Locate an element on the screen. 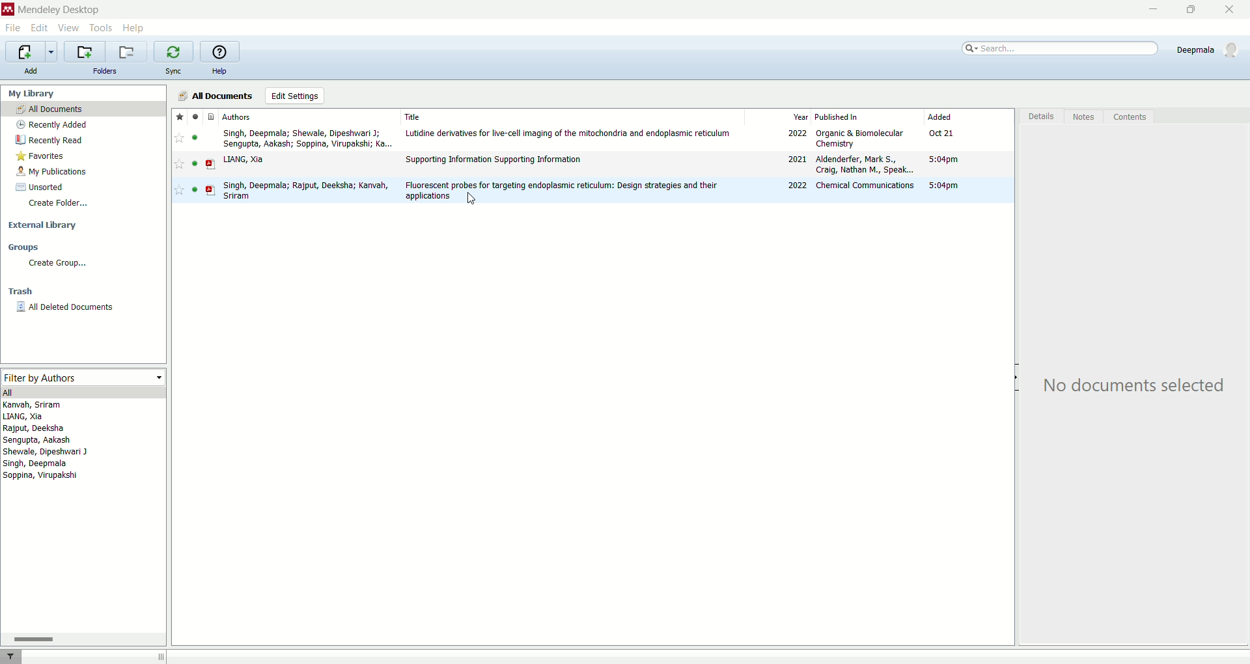 Image resolution: width=1250 pixels, height=664 pixels. 2022 is located at coordinates (798, 186).